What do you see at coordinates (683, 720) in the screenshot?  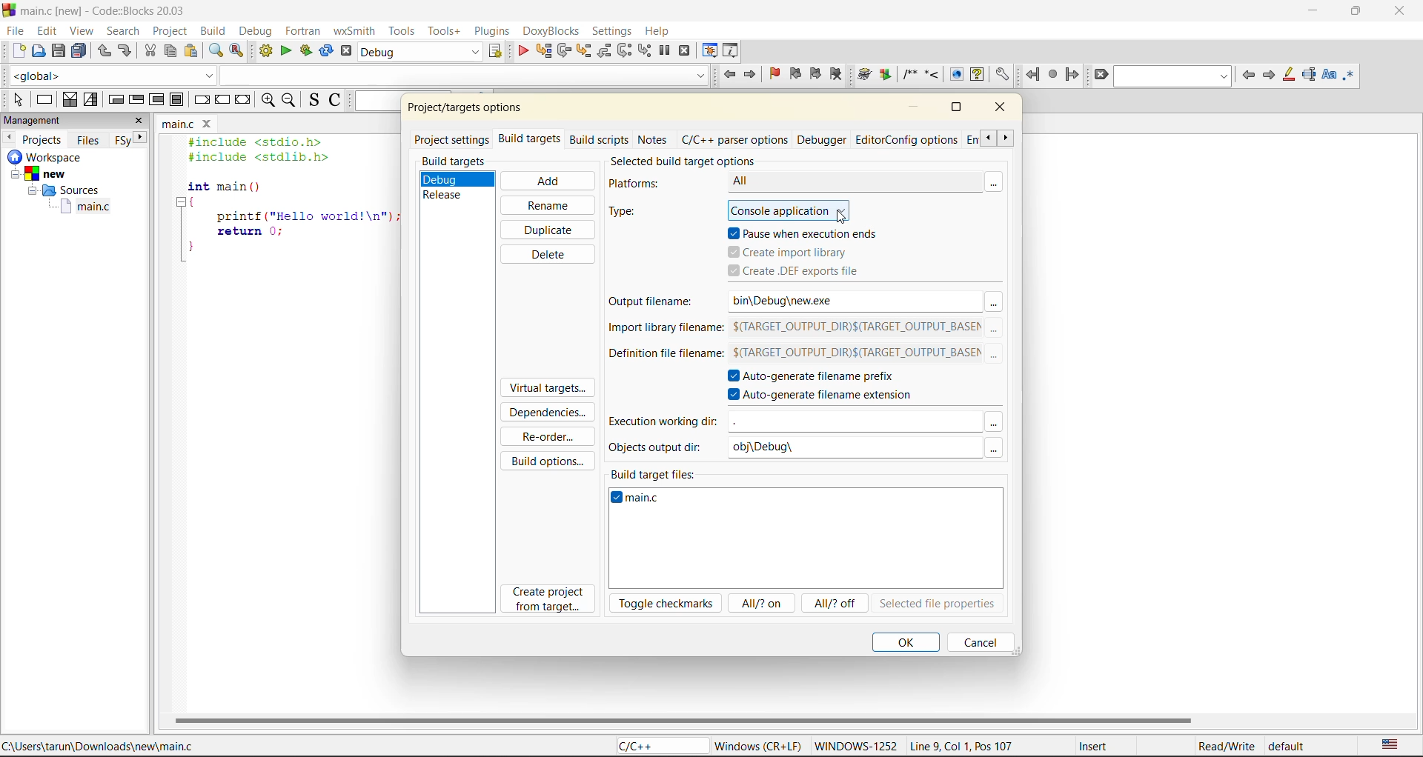 I see `horizontal scroll bar` at bounding box center [683, 720].